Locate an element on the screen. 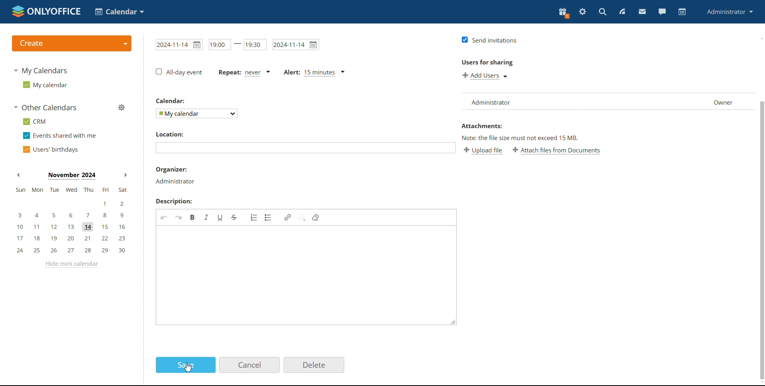  unlink is located at coordinates (304, 219).